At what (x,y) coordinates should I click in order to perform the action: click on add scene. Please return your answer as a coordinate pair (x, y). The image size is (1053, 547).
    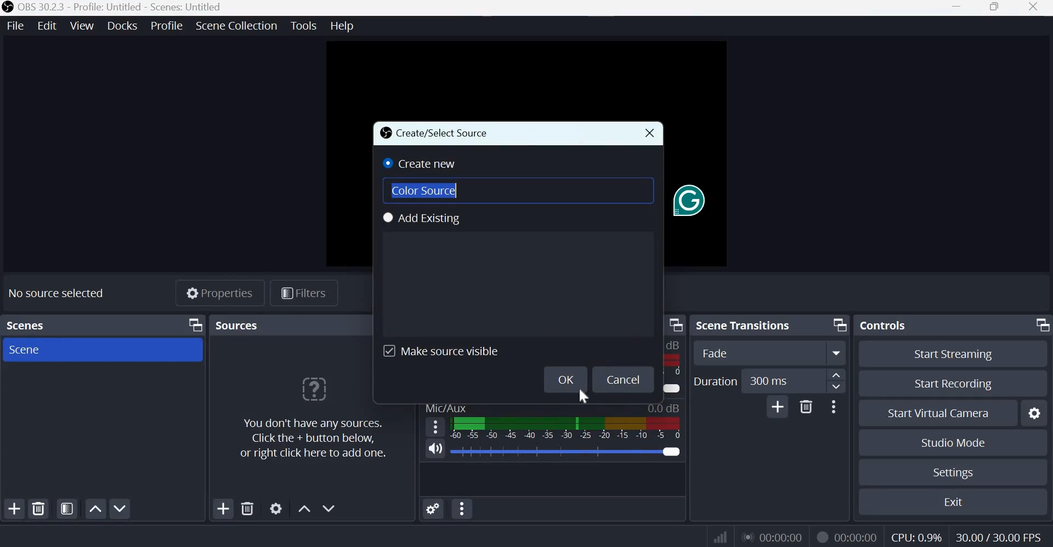
    Looking at the image, I should click on (14, 509).